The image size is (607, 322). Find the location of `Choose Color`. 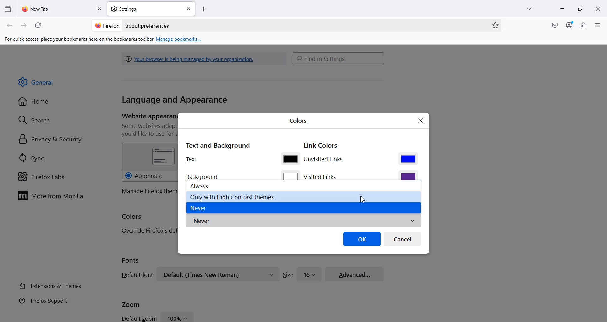

Choose Color is located at coordinates (290, 158).